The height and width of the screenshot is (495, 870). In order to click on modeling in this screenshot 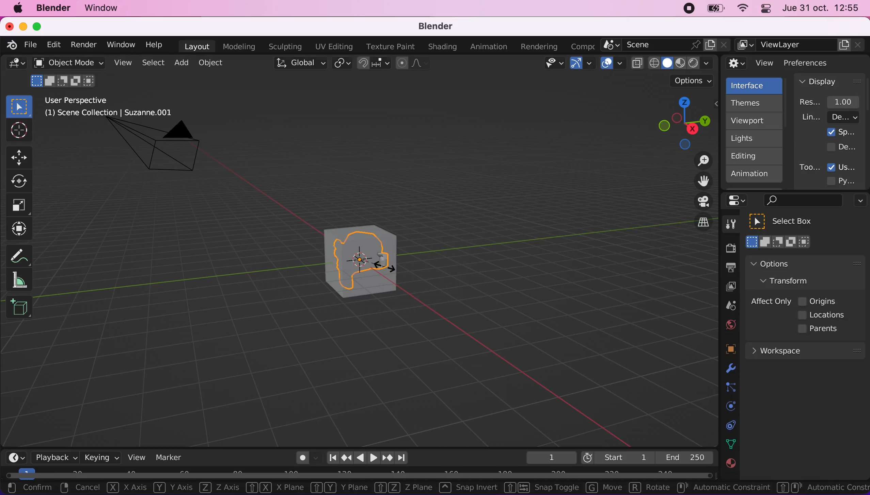, I will do `click(238, 47)`.